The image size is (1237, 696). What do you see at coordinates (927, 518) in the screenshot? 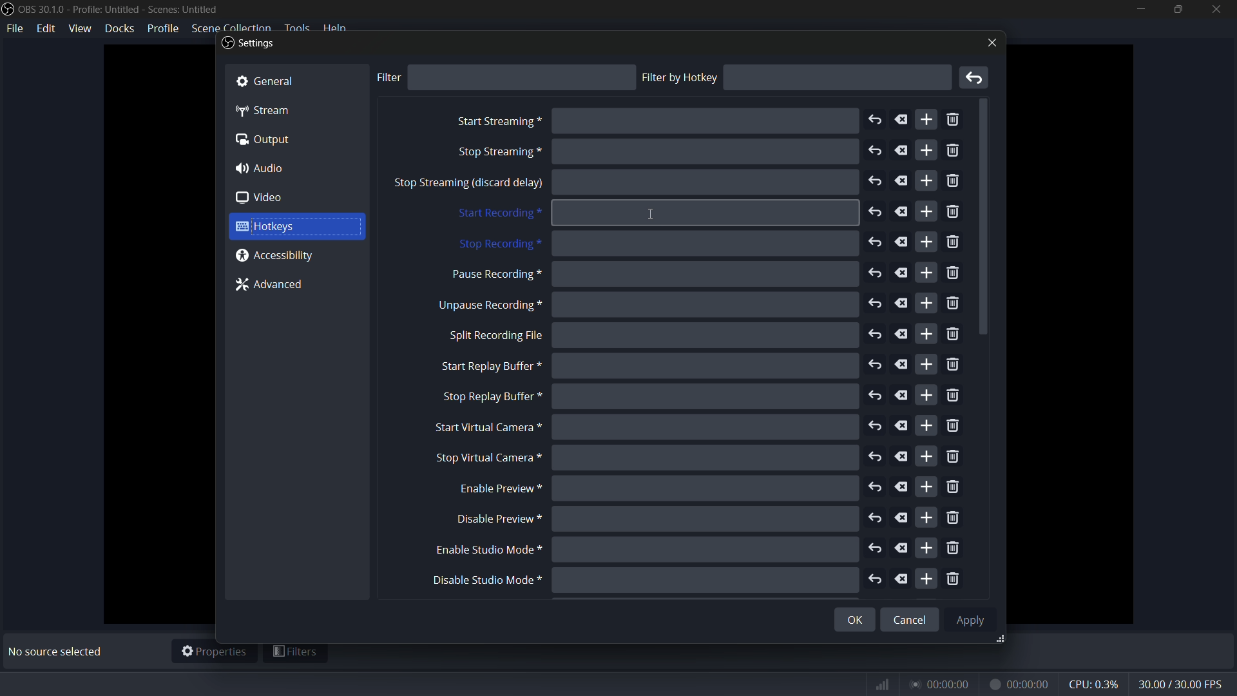
I see `add more` at bounding box center [927, 518].